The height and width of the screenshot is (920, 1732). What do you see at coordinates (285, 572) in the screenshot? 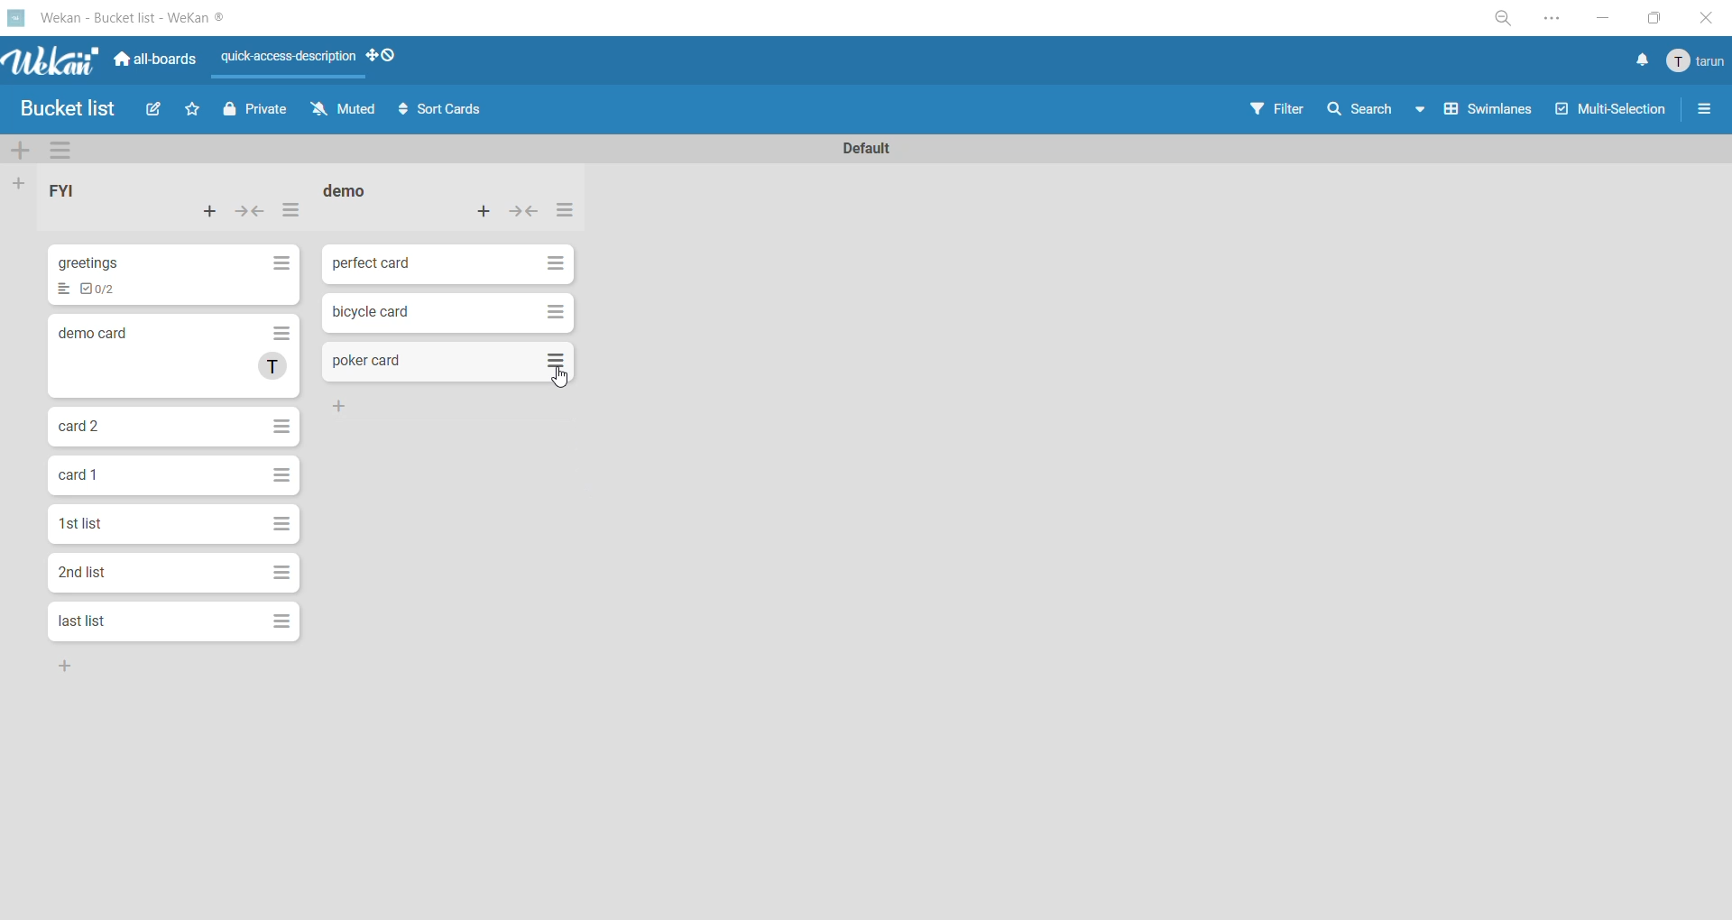
I see `Hamburger` at bounding box center [285, 572].